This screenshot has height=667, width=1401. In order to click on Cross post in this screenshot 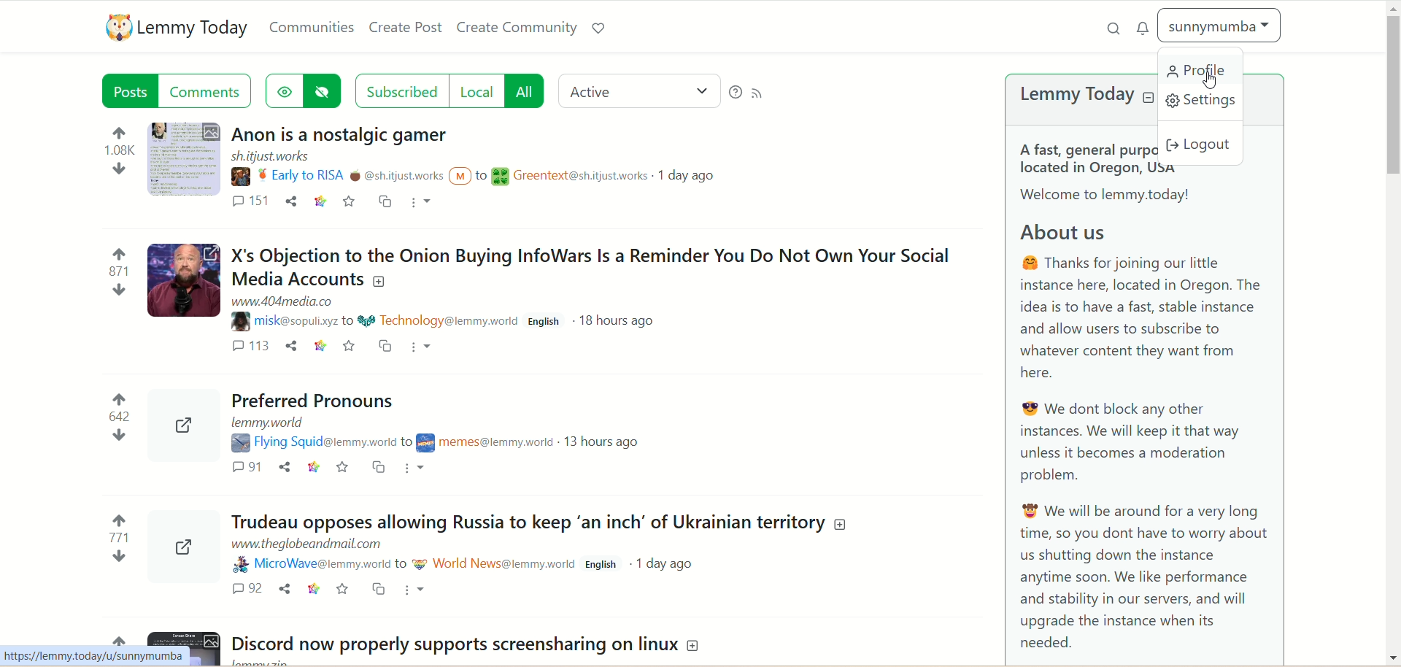, I will do `click(388, 345)`.